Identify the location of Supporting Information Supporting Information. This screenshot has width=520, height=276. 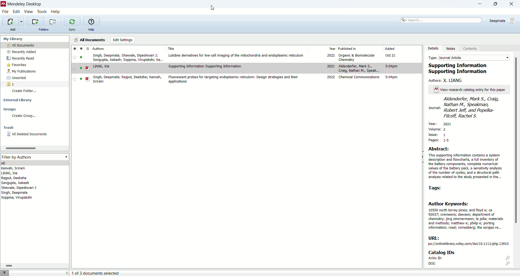
(205, 66).